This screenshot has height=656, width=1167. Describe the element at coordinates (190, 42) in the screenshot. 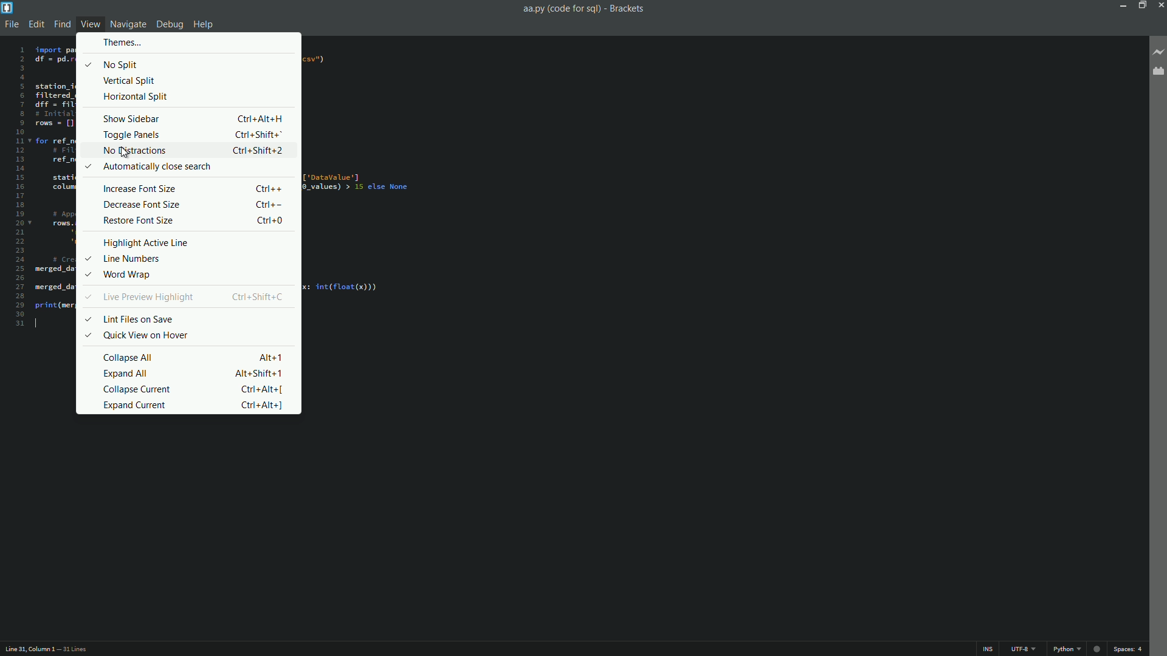

I see `themes` at that location.